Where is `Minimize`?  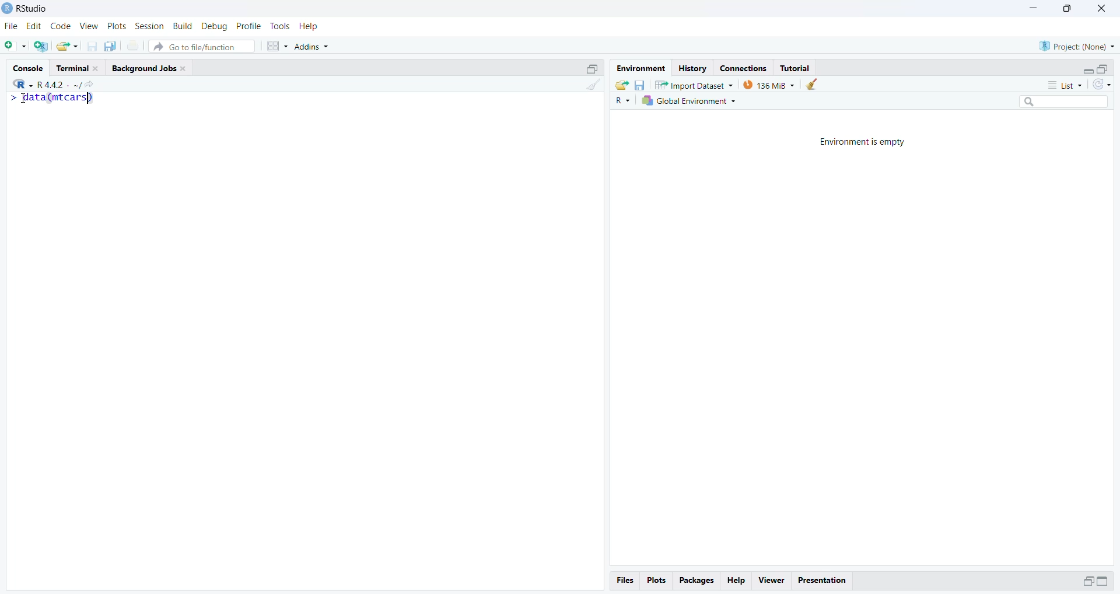
Minimize is located at coordinates (1085, 69).